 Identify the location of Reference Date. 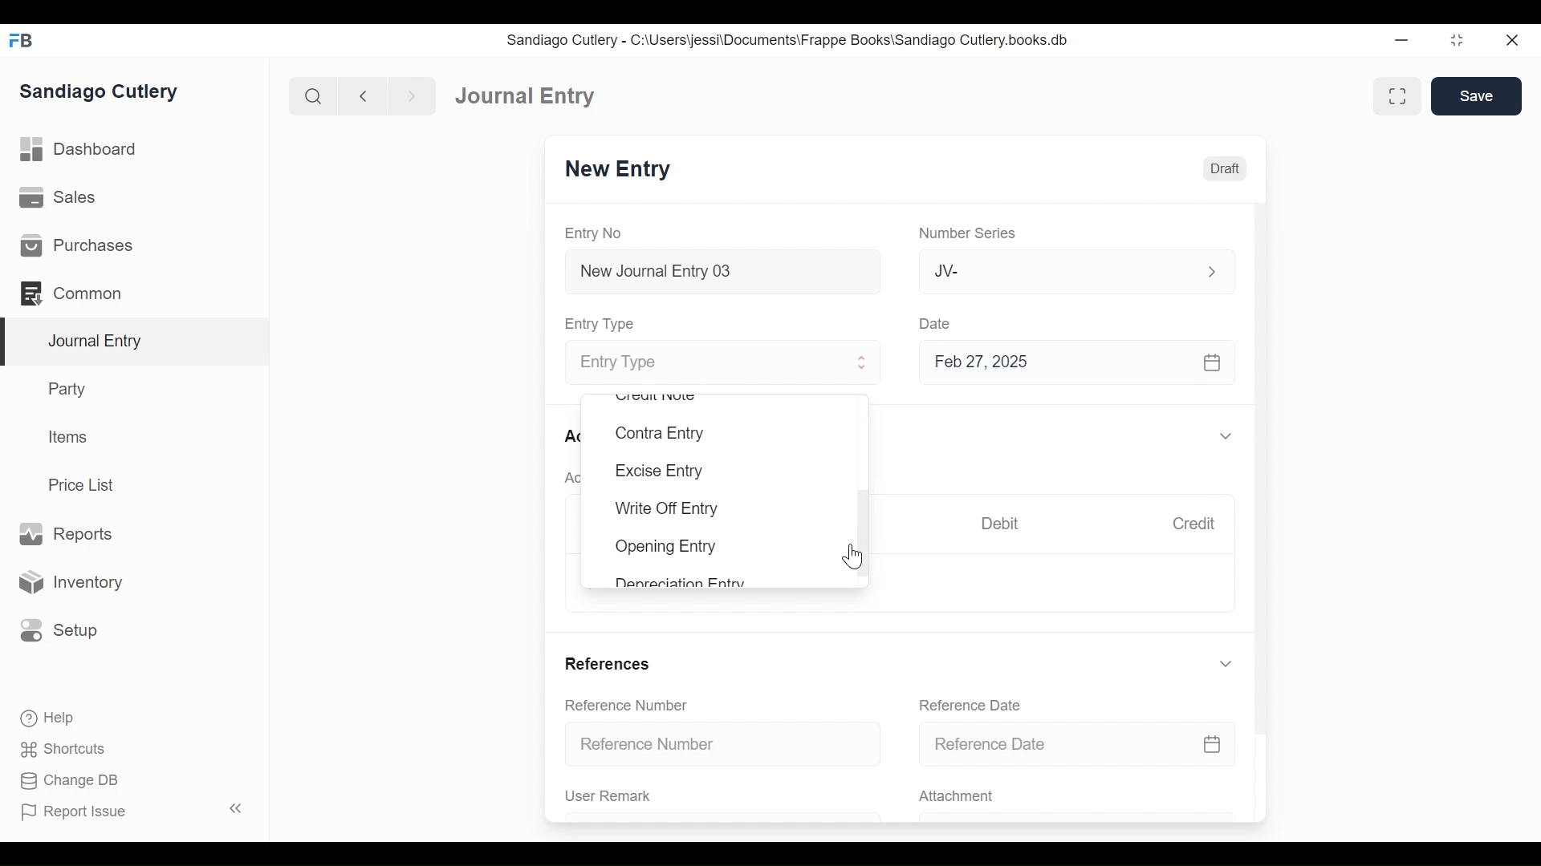
(973, 706).